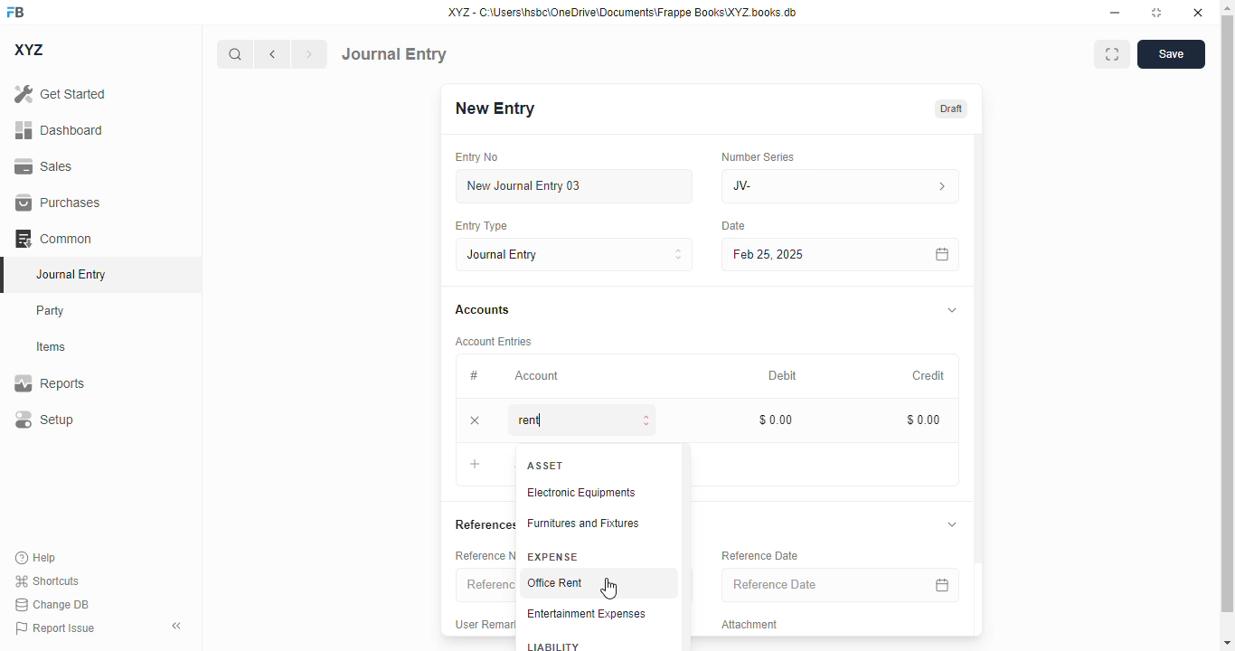 The image size is (1235, 651). Describe the element at coordinates (573, 186) in the screenshot. I see `new journal entry 03` at that location.